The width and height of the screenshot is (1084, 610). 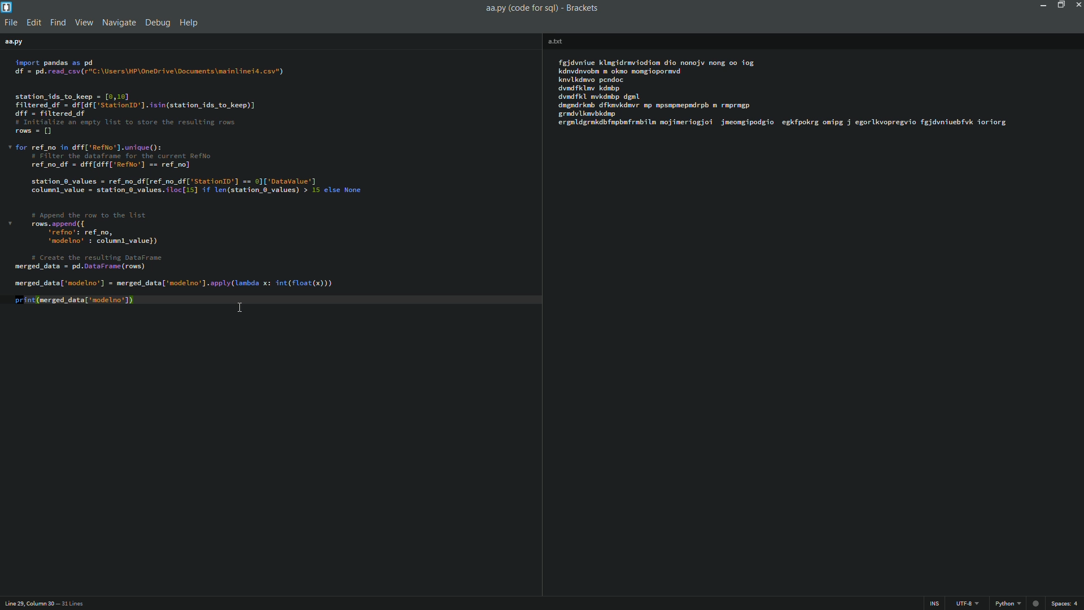 What do you see at coordinates (240, 308) in the screenshot?
I see `cursor` at bounding box center [240, 308].